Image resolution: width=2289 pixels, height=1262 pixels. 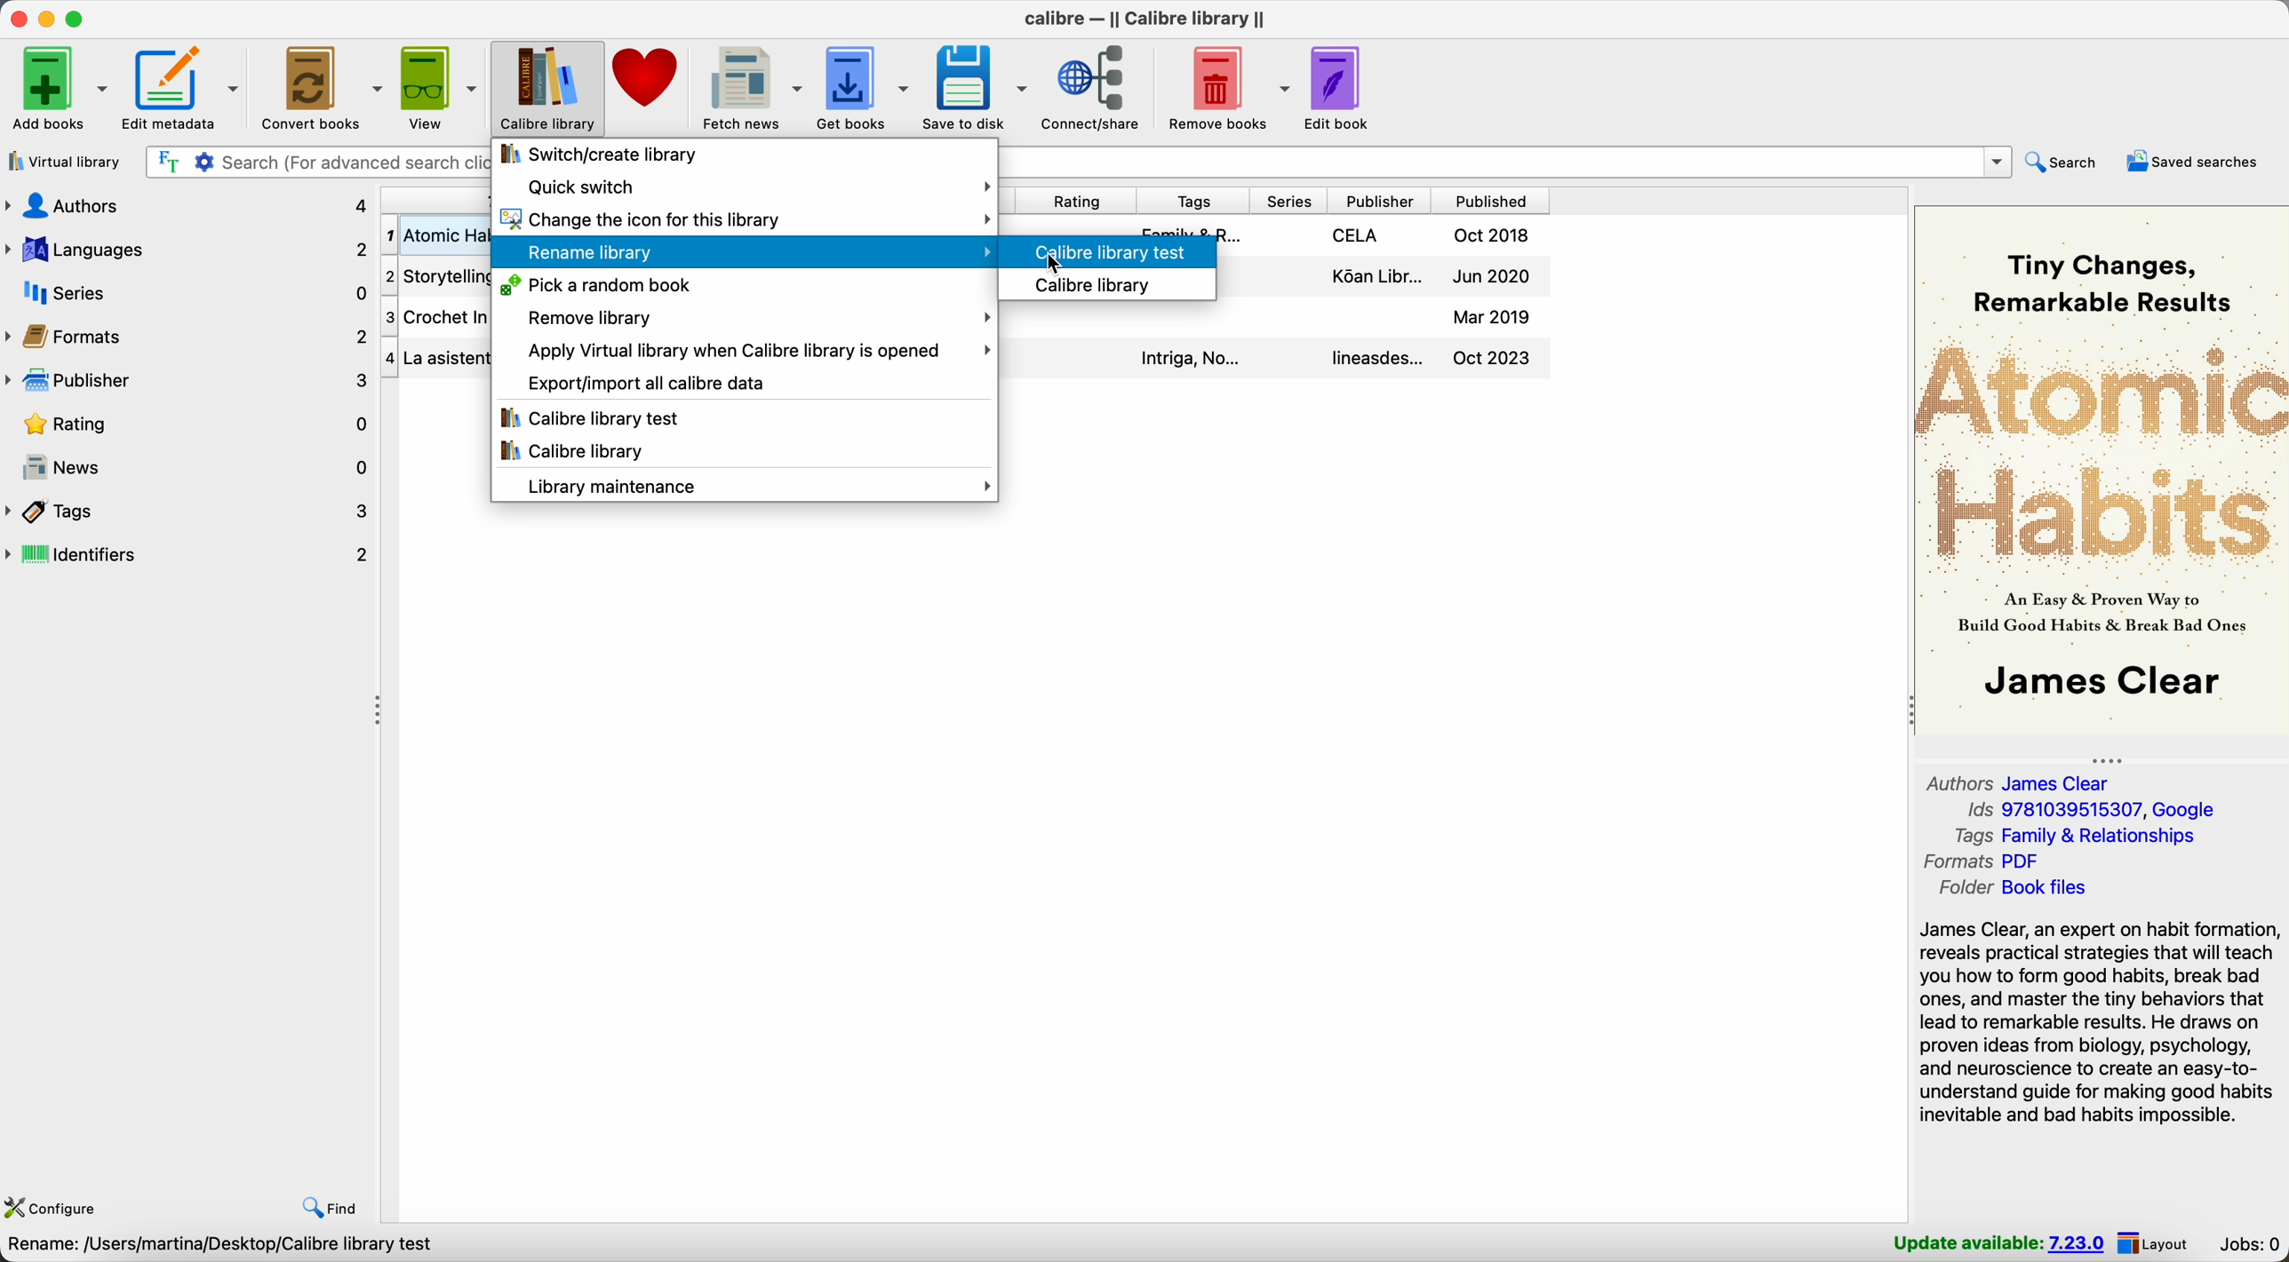 I want to click on add books, so click(x=60, y=89).